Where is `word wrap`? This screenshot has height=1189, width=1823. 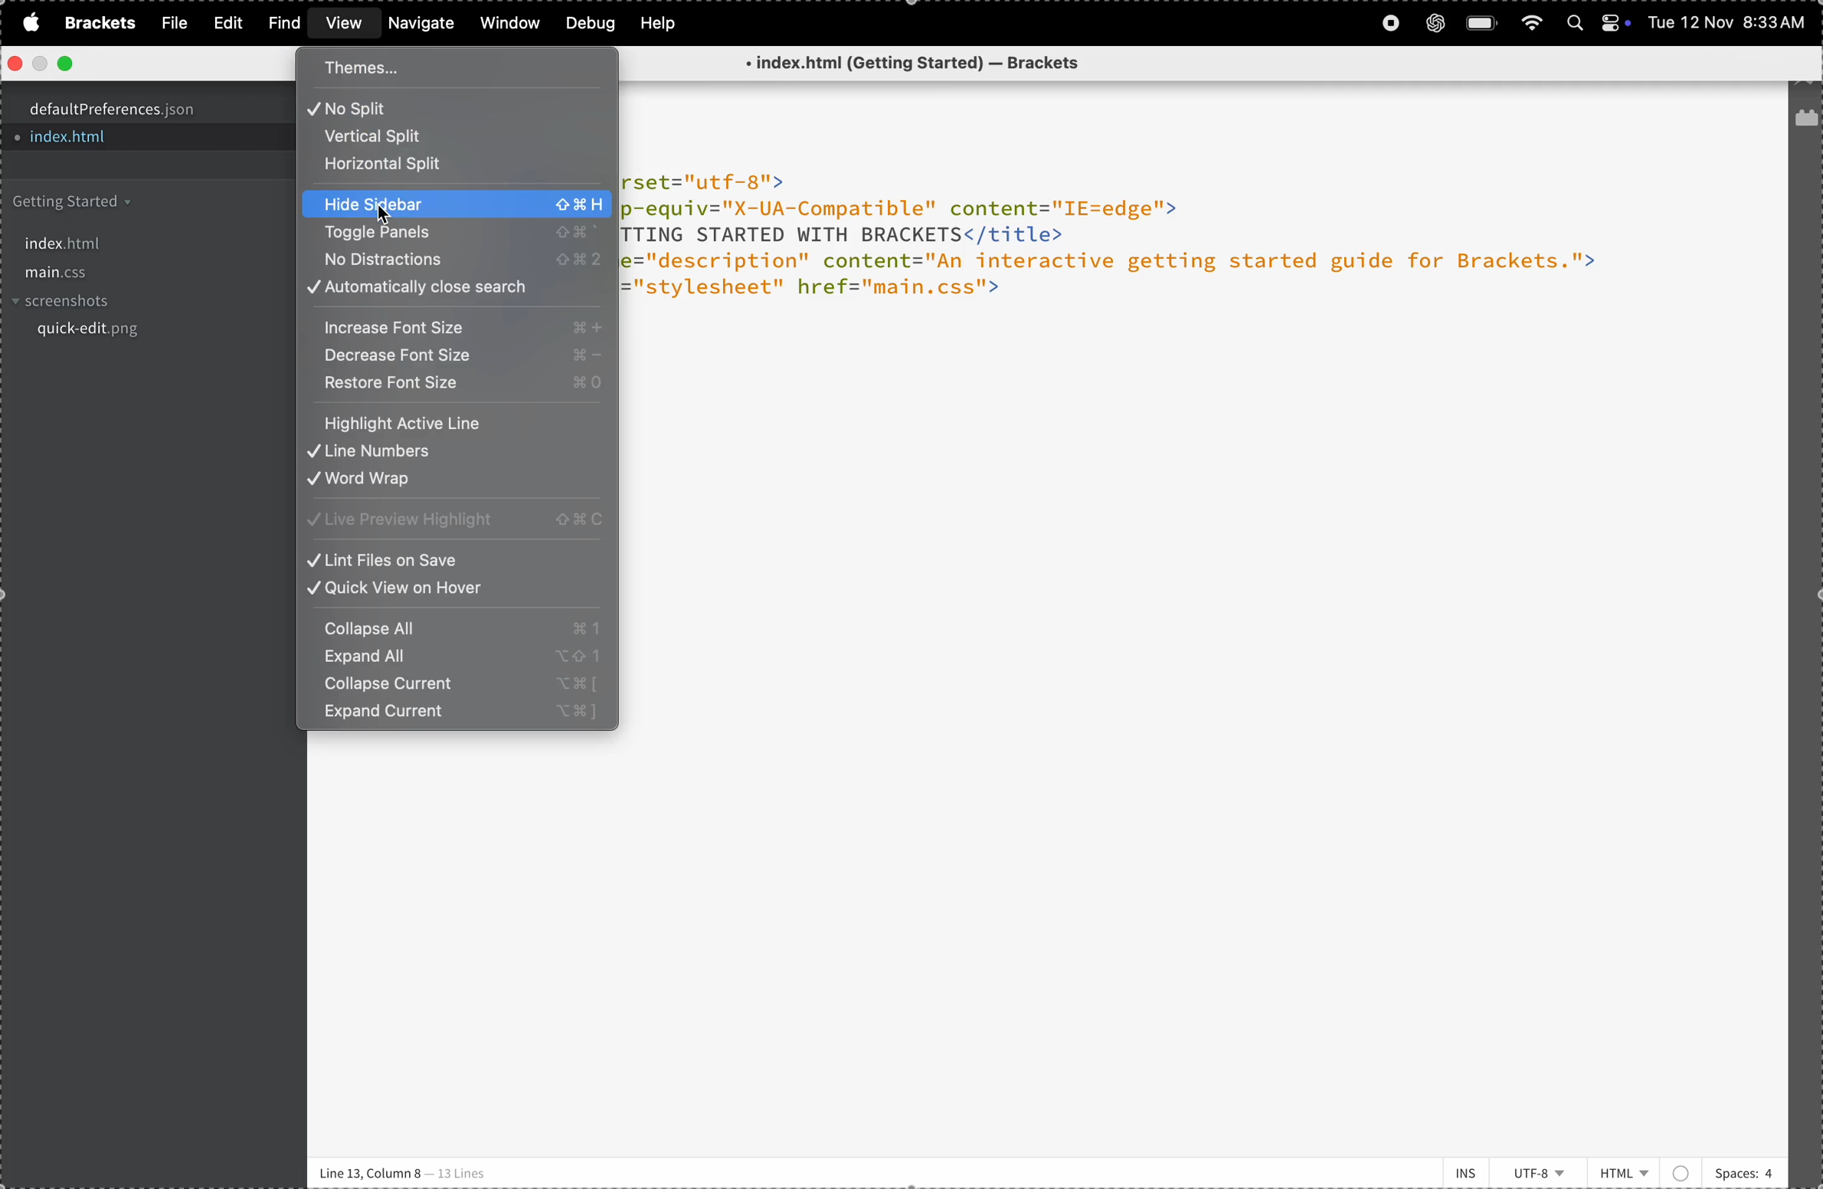
word wrap is located at coordinates (460, 483).